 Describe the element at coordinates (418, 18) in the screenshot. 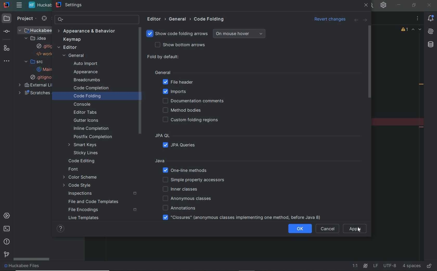

I see `recent files, tab options` at that location.